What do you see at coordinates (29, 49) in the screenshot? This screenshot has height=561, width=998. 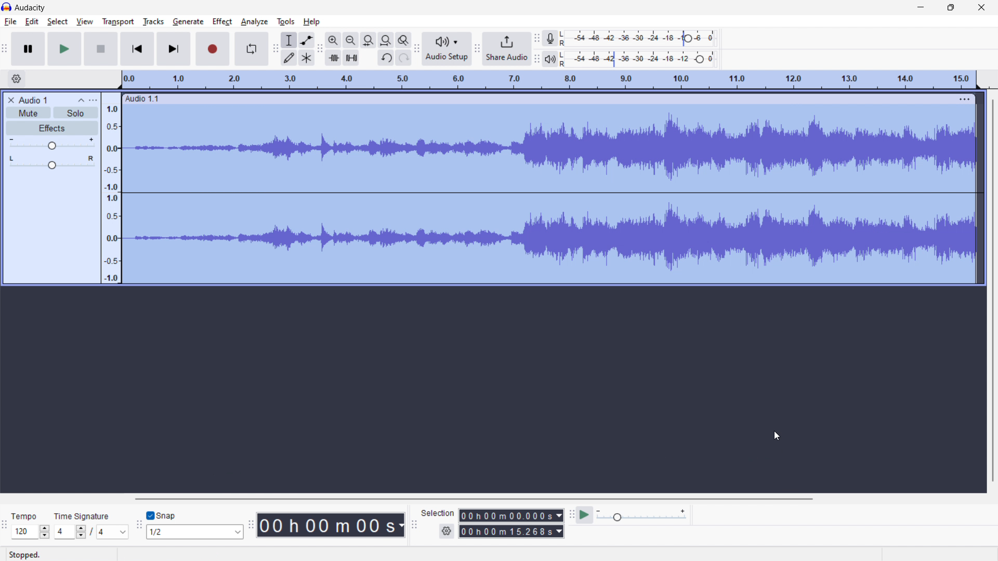 I see `pause` at bounding box center [29, 49].